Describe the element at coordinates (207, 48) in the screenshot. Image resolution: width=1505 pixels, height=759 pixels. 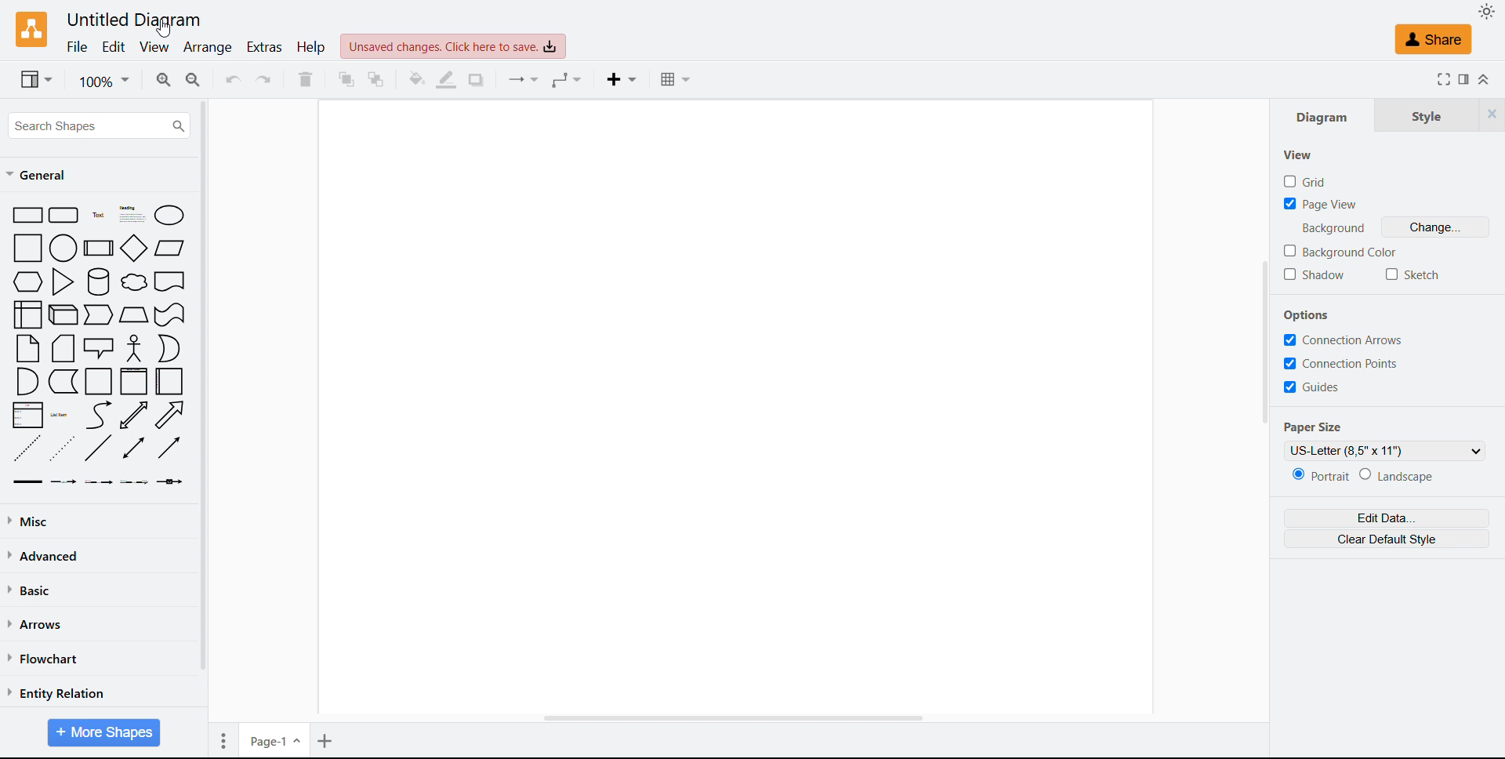
I see `Arrange ` at that location.